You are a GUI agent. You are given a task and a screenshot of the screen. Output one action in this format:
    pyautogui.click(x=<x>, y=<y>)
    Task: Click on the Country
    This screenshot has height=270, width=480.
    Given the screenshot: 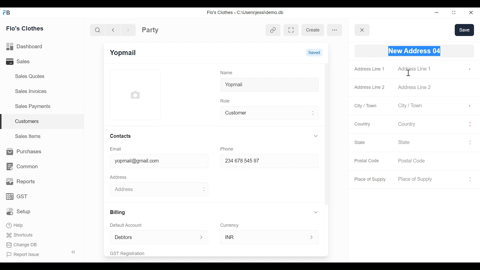 What is the action you would take?
    pyautogui.click(x=361, y=124)
    